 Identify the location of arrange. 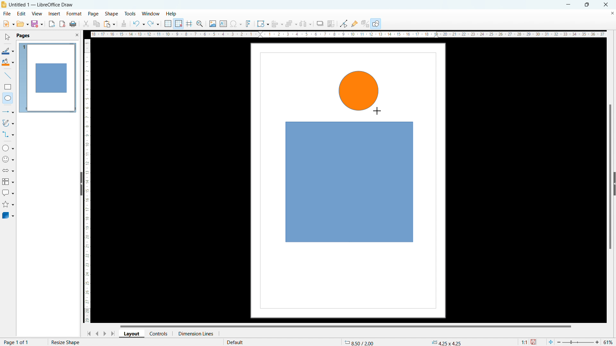
(291, 24).